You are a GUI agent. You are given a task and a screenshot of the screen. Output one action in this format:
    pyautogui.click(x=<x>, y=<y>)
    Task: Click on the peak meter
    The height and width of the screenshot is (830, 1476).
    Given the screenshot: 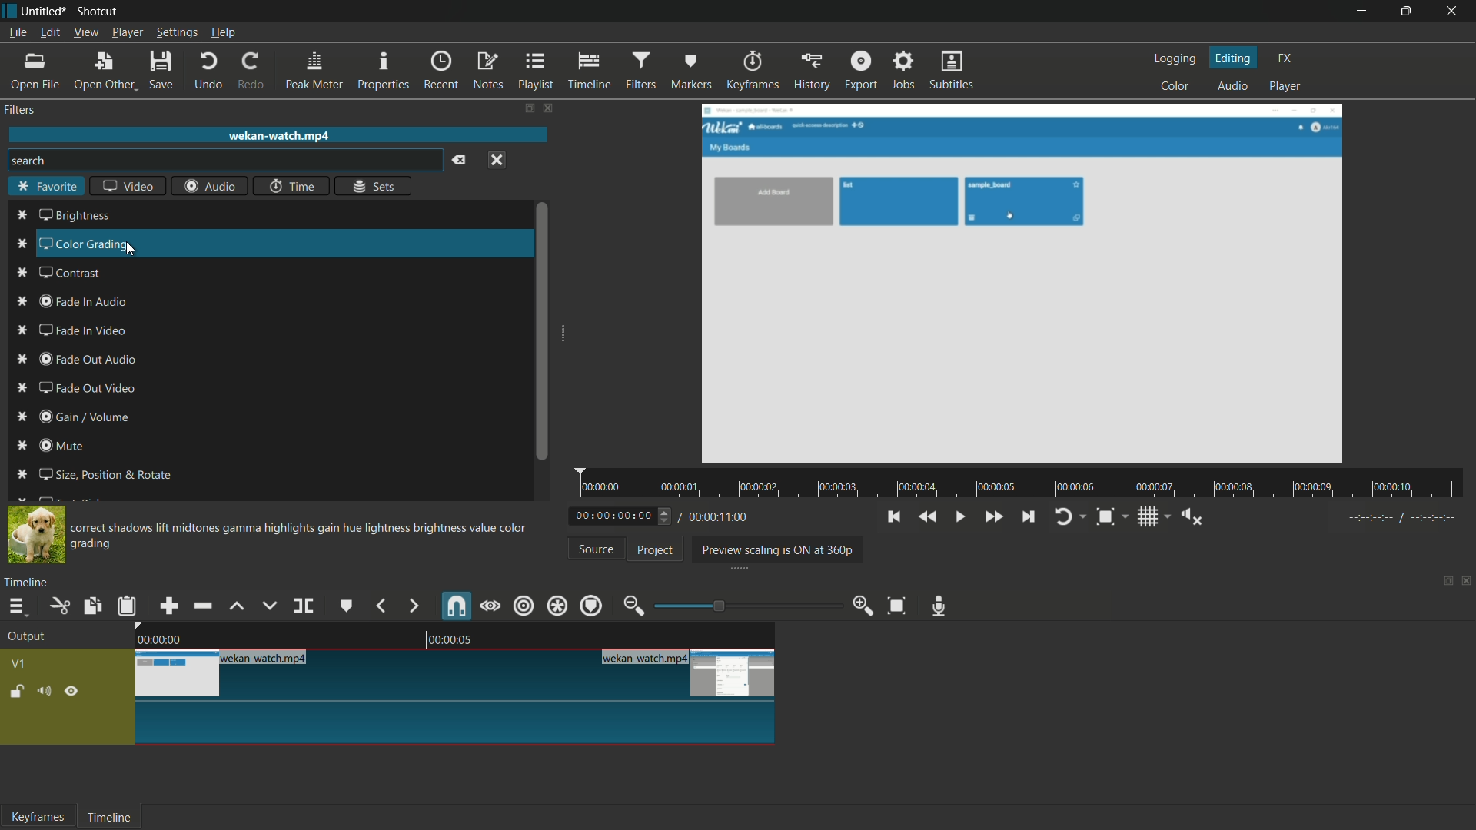 What is the action you would take?
    pyautogui.click(x=316, y=71)
    